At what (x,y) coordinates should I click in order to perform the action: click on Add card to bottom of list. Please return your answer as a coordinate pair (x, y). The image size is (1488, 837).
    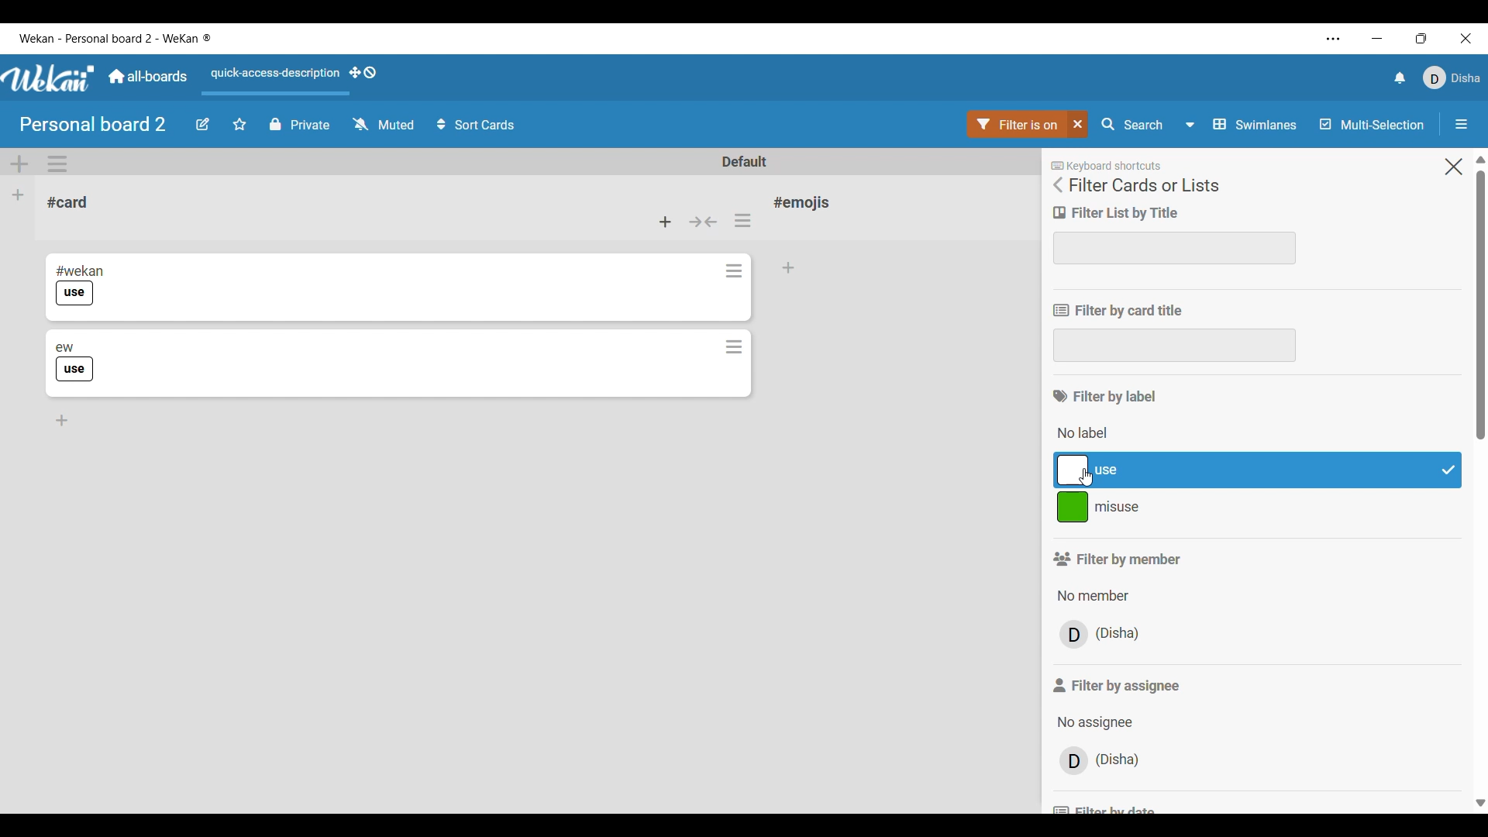
    Looking at the image, I should click on (790, 268).